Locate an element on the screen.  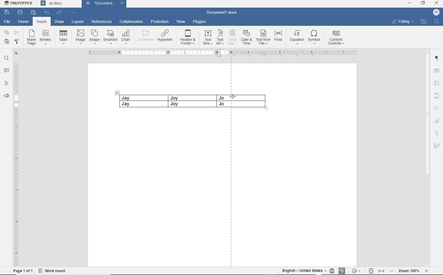
VIEW is located at coordinates (181, 21).